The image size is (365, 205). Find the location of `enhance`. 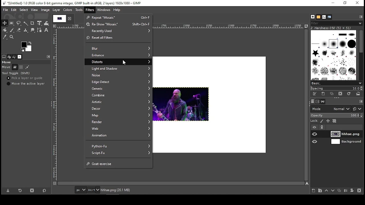

enhance is located at coordinates (119, 55).